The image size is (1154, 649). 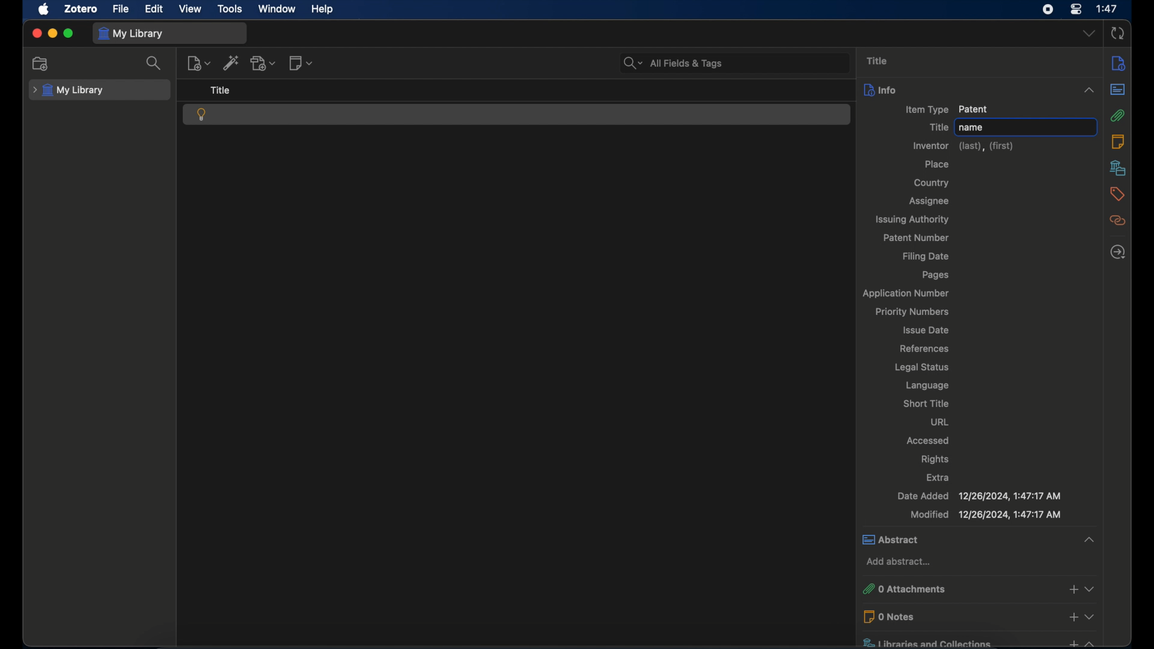 What do you see at coordinates (1119, 90) in the screenshot?
I see `abstract` at bounding box center [1119, 90].